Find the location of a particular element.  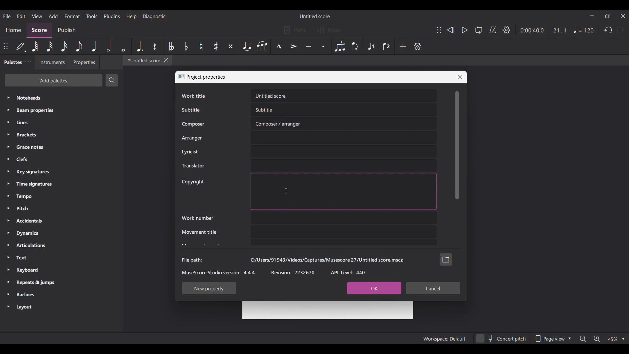

Window logo is located at coordinates (181, 77).